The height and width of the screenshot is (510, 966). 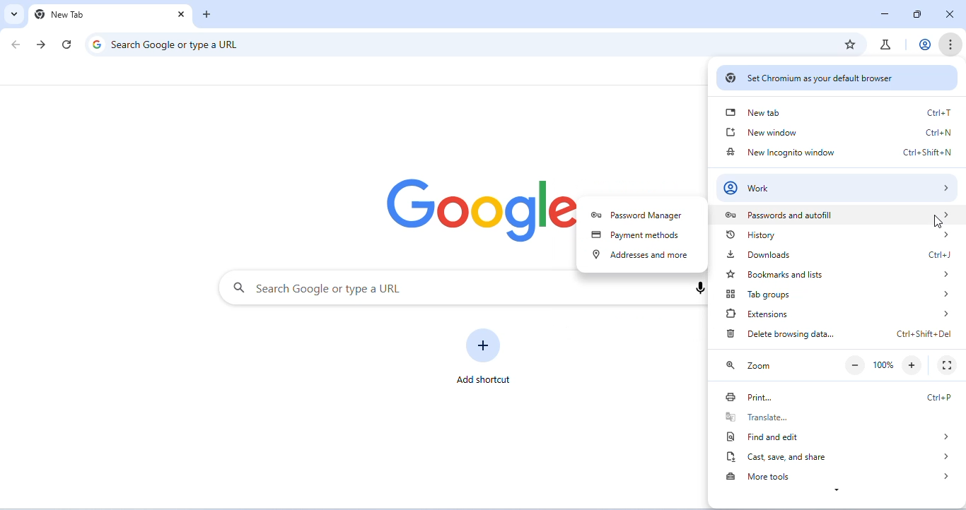 I want to click on cursor, so click(x=937, y=221).